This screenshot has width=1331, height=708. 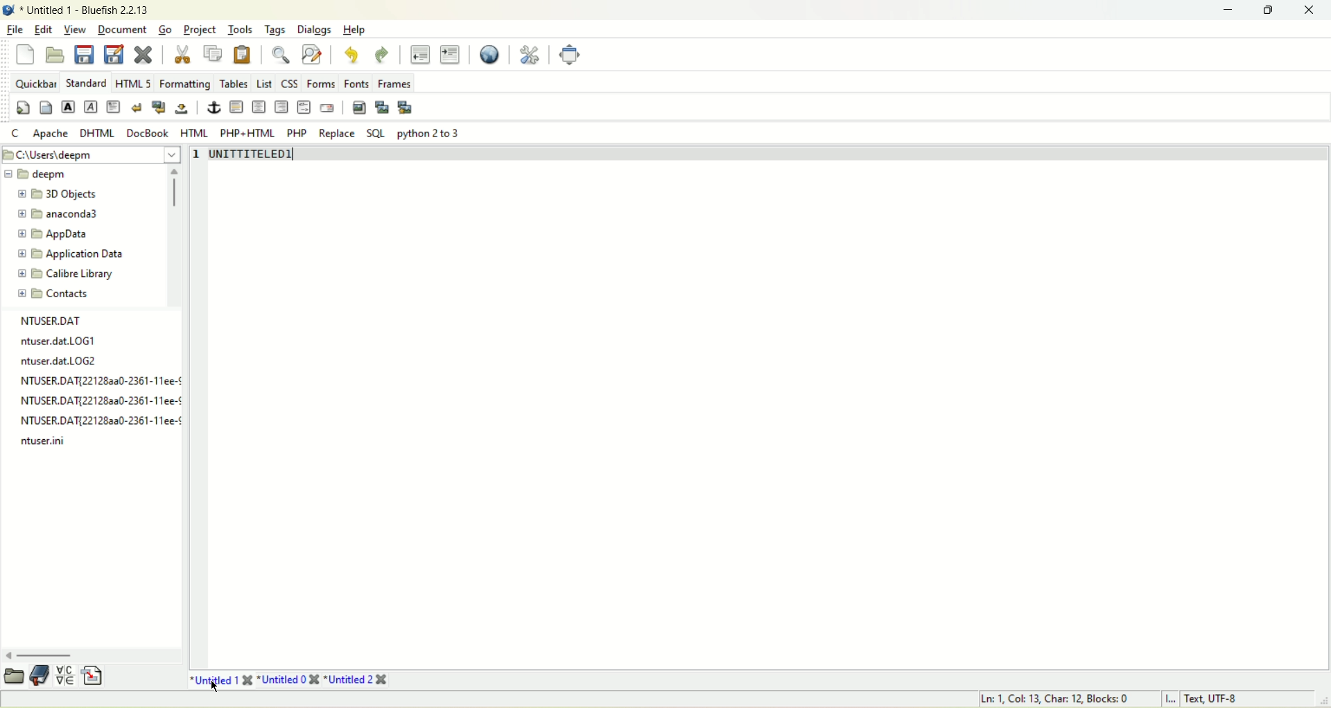 What do you see at coordinates (184, 55) in the screenshot?
I see `cut` at bounding box center [184, 55].